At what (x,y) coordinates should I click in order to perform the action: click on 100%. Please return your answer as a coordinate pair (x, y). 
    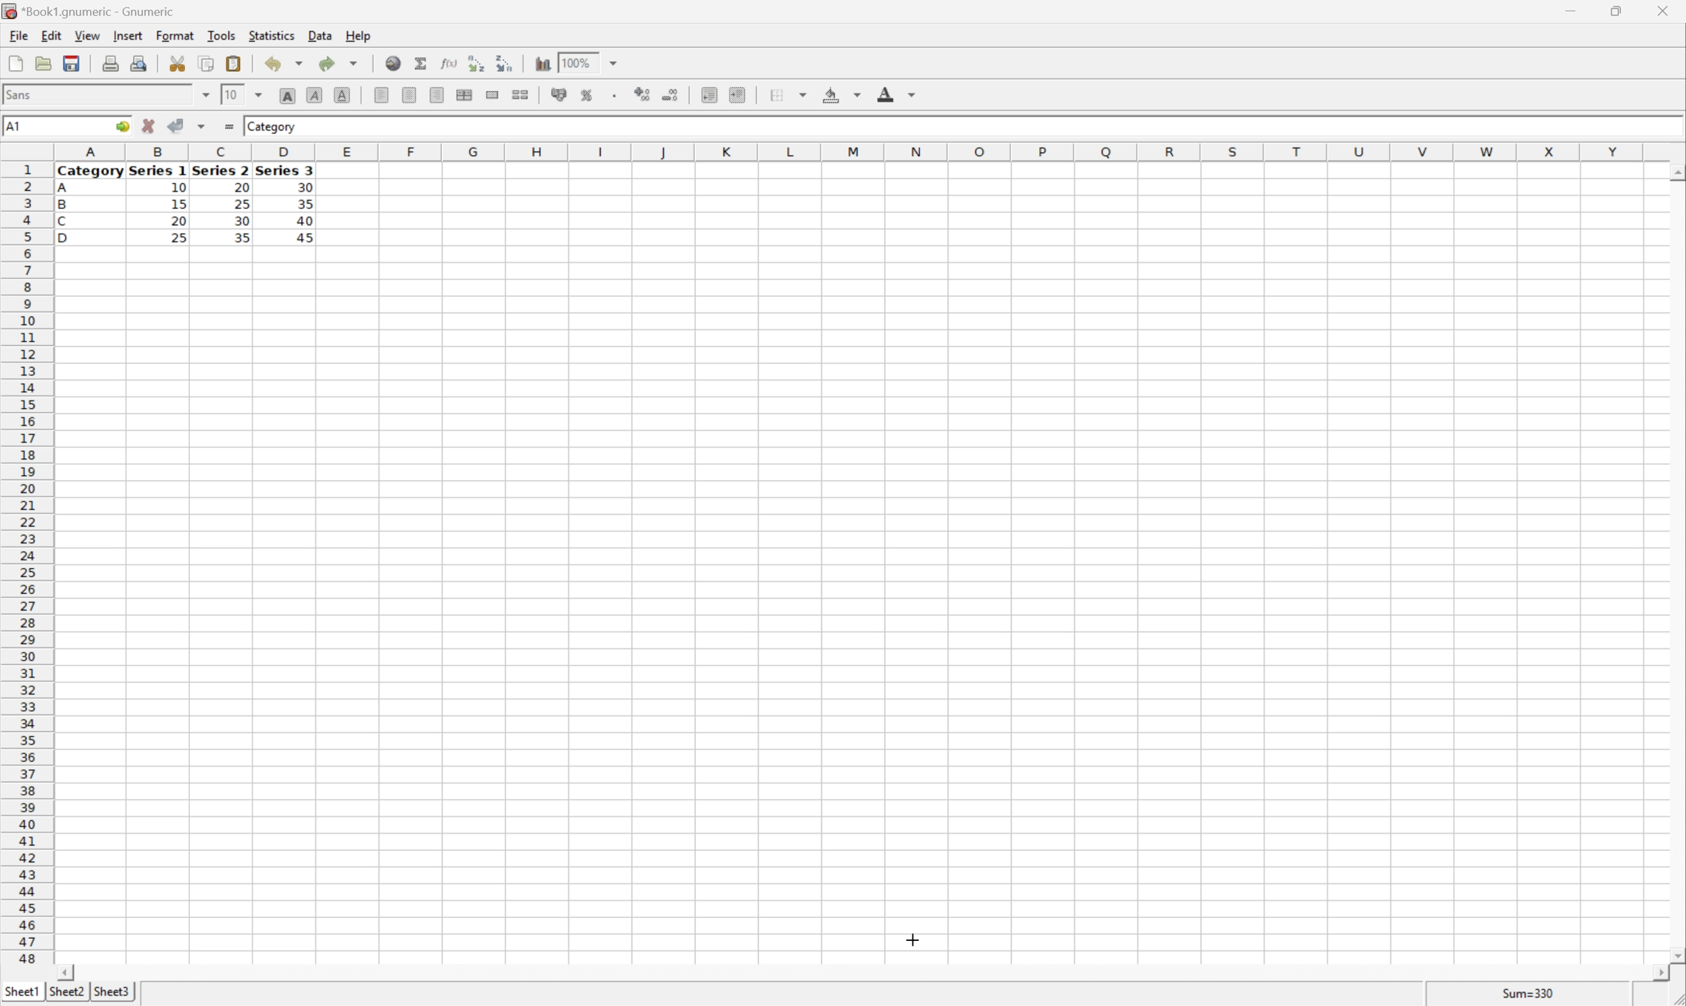
    Looking at the image, I should click on (576, 66).